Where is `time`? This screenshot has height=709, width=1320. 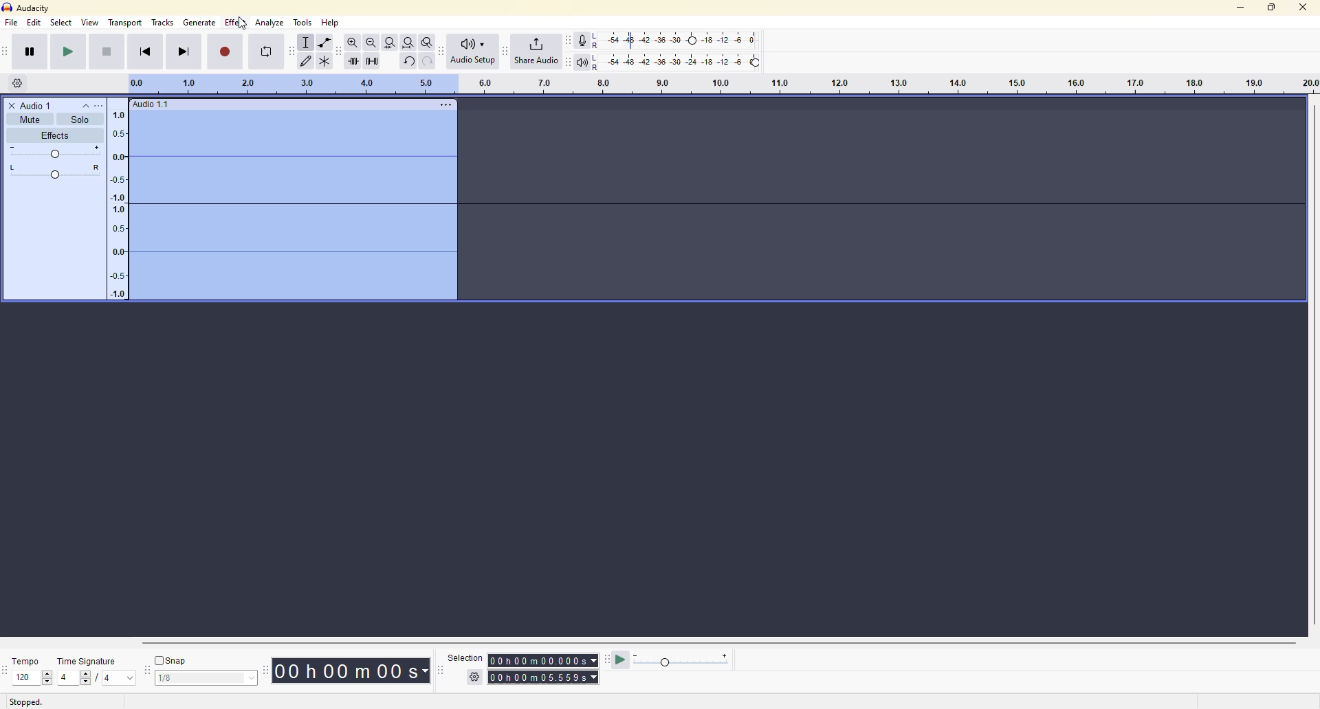 time is located at coordinates (544, 657).